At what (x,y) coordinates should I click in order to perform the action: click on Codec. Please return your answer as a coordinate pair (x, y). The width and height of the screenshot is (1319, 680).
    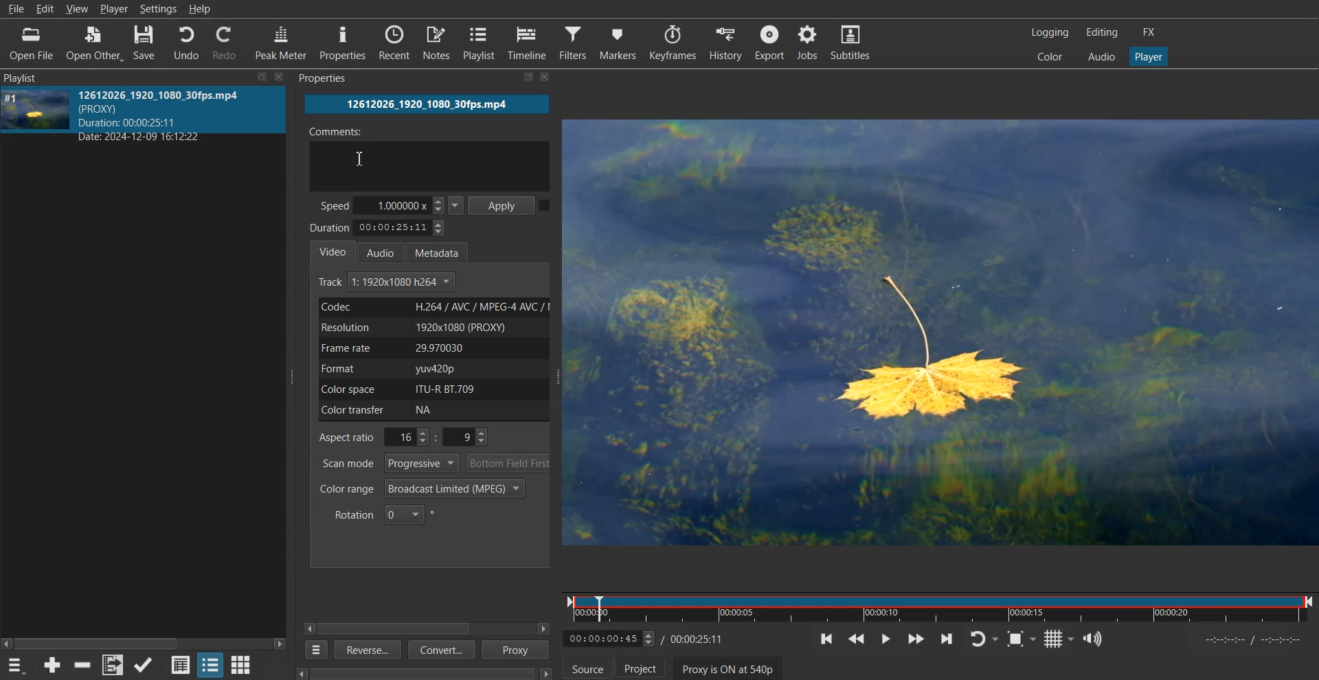
    Looking at the image, I should click on (431, 307).